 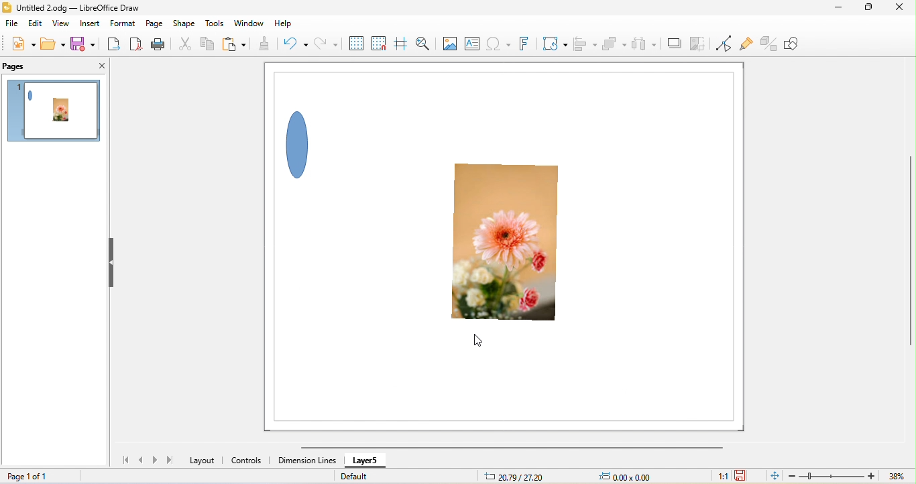 I want to click on zoom factor, so click(x=897, y=476).